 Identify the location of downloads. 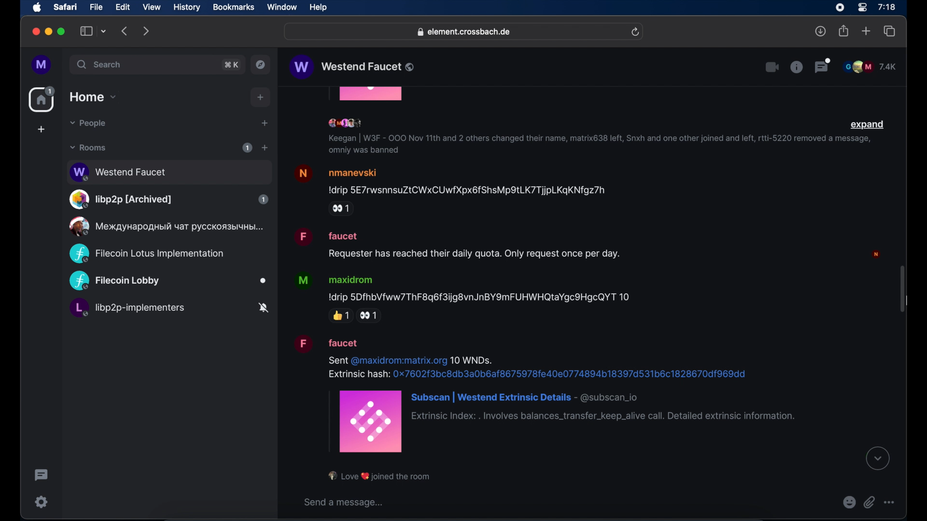
(821, 31).